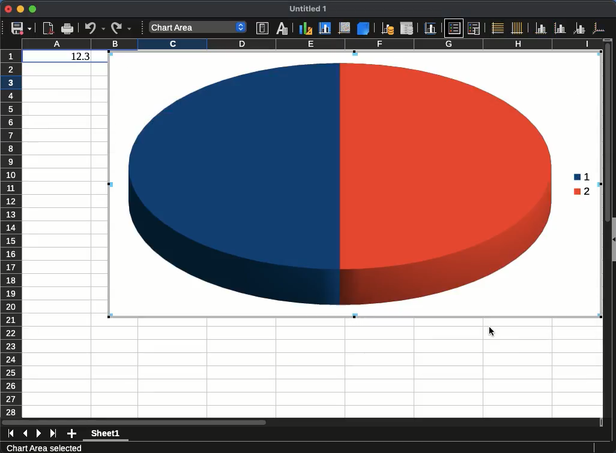 The image size is (616, 453). I want to click on Select chart element, so click(198, 27).